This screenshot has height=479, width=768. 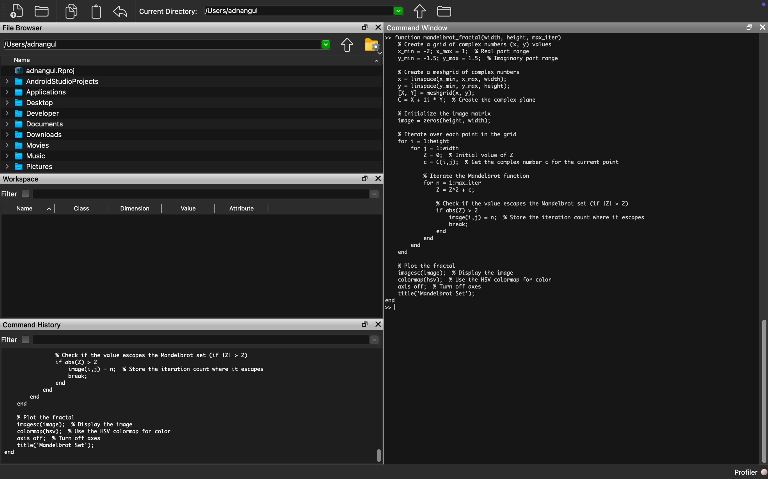 I want to click on Restore Down, so click(x=749, y=27).